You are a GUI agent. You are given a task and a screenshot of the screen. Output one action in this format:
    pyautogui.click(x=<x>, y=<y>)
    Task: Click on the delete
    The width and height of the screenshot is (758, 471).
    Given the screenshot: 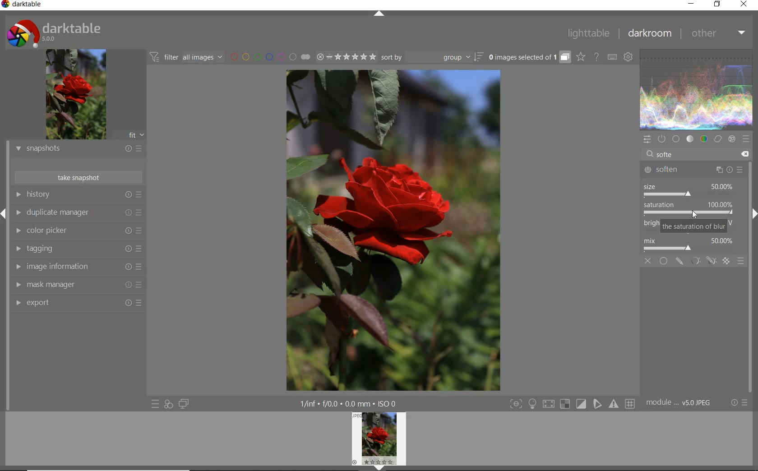 What is the action you would take?
    pyautogui.click(x=745, y=154)
    